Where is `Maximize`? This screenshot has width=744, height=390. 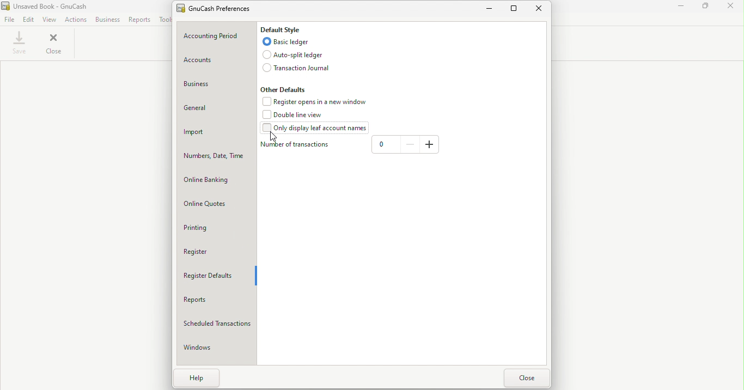 Maximize is located at coordinates (709, 7).